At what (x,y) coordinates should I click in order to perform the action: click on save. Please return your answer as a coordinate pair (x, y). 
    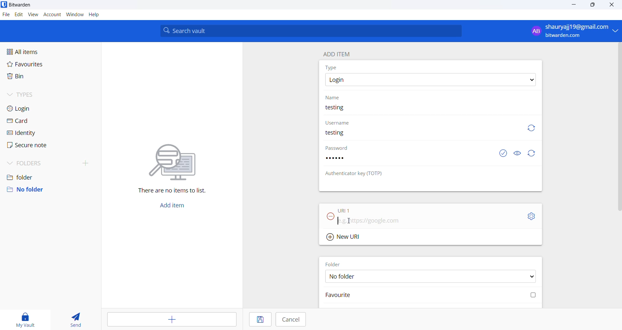
    Looking at the image, I should click on (259, 319).